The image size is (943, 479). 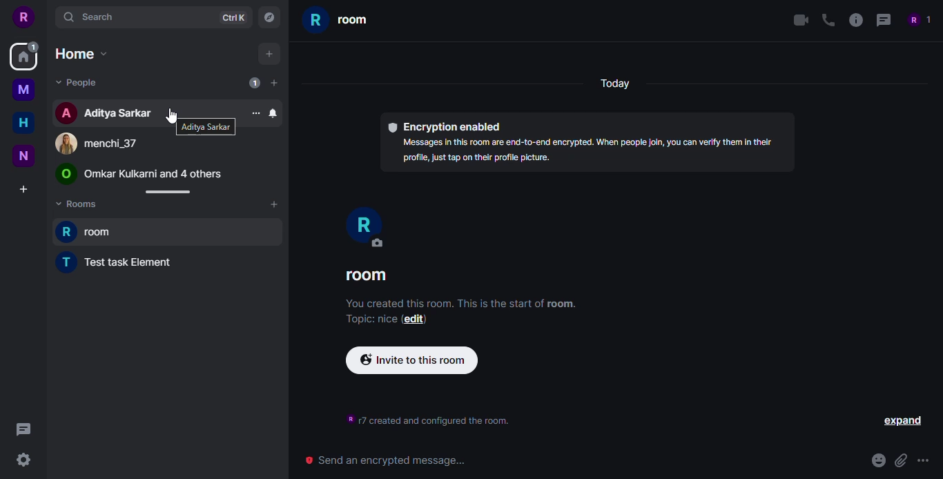 What do you see at coordinates (411, 360) in the screenshot?
I see `invite to this room` at bounding box center [411, 360].